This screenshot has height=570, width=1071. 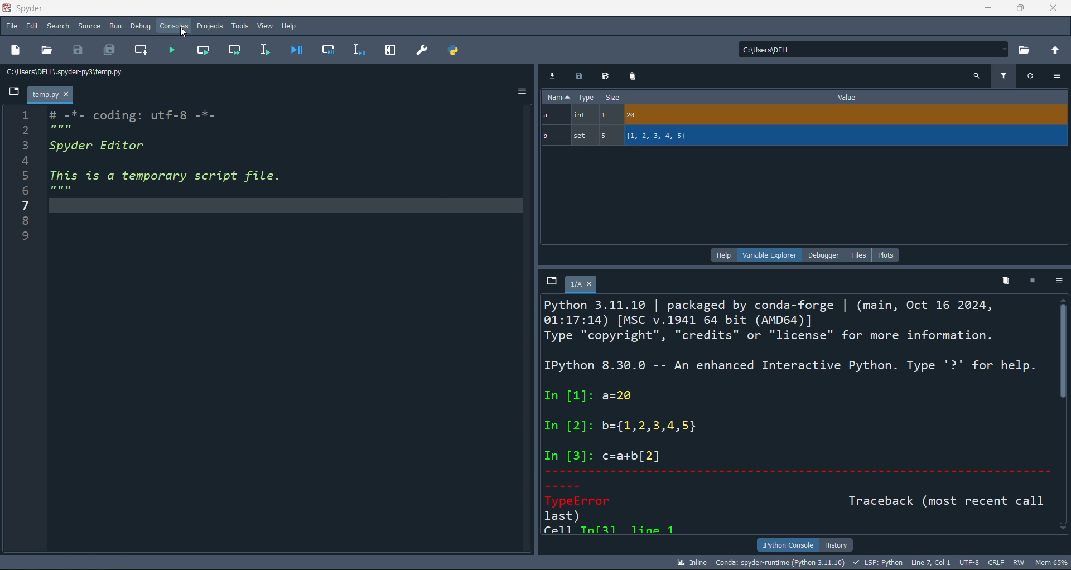 What do you see at coordinates (50, 94) in the screenshot?
I see `temp.py` at bounding box center [50, 94].